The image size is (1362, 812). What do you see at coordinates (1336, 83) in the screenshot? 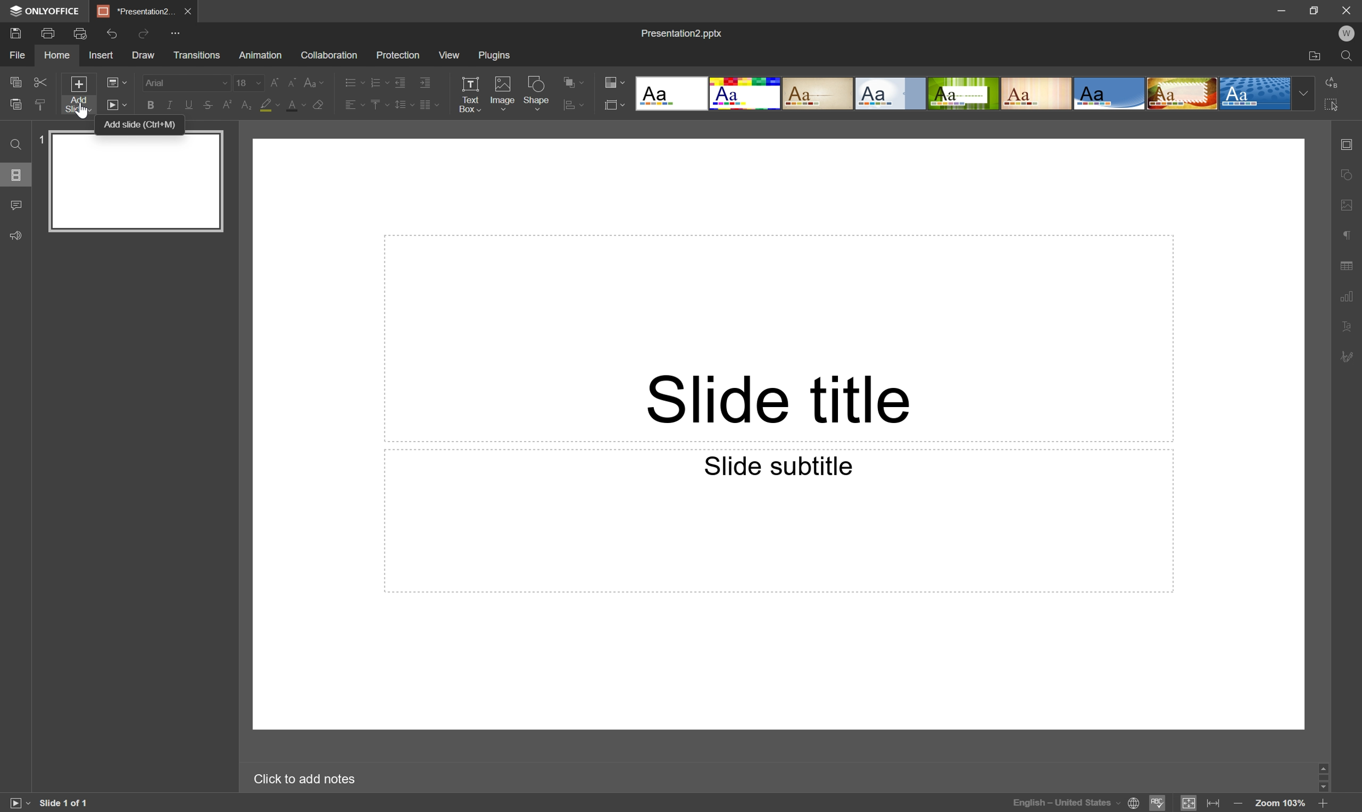
I see `Replace` at bounding box center [1336, 83].